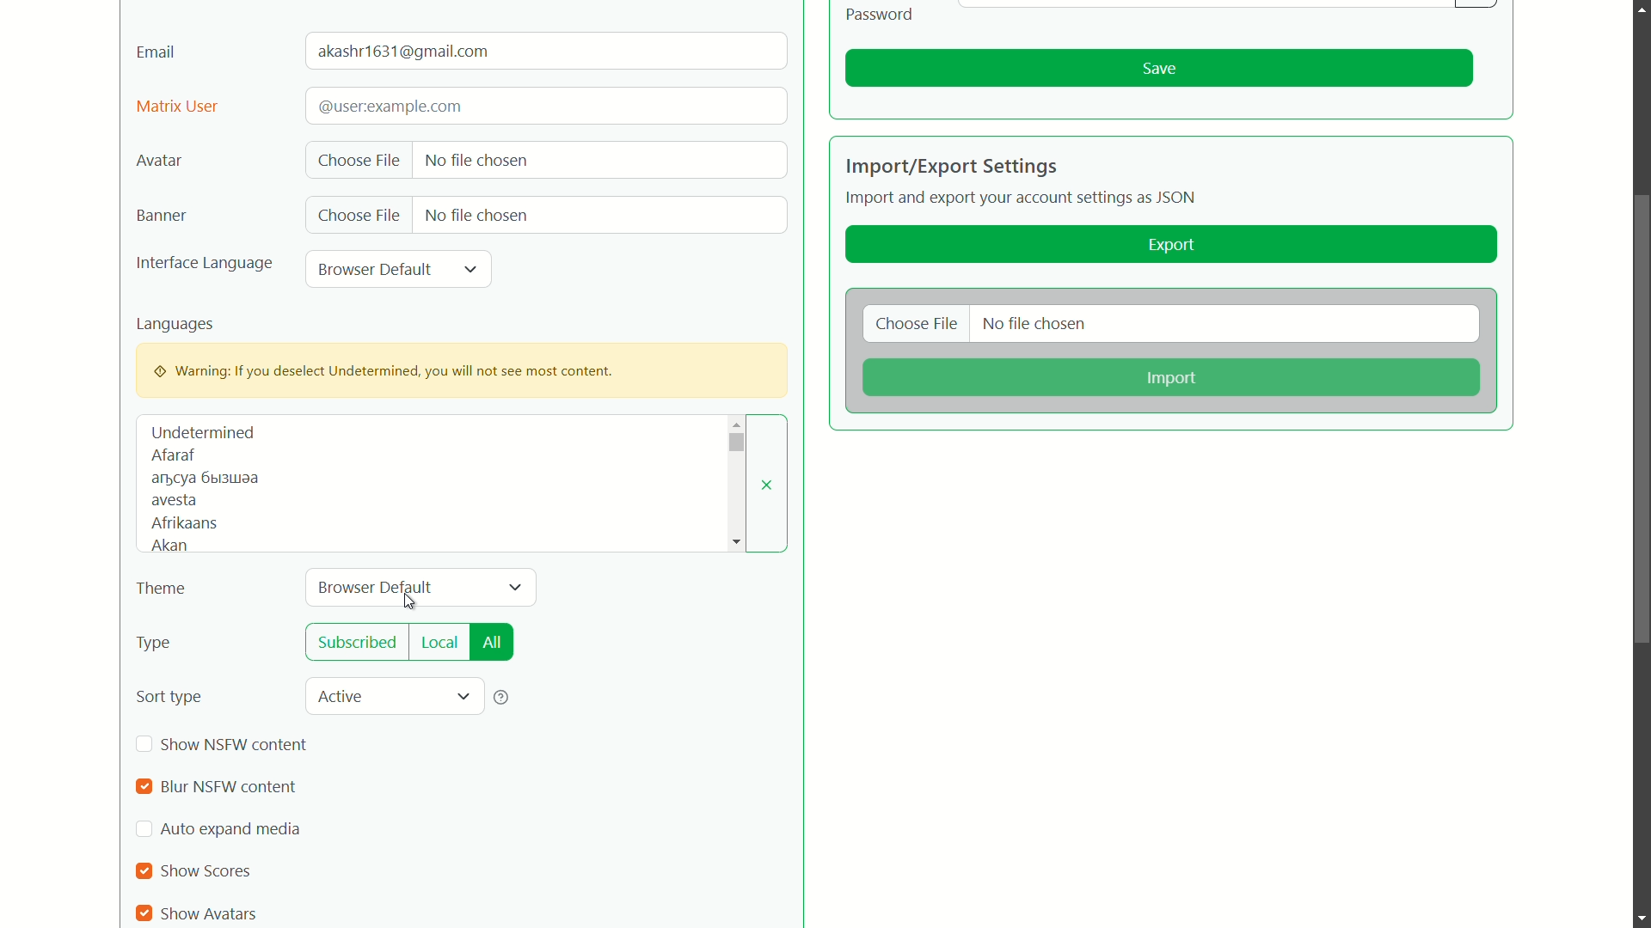 The image size is (1651, 928). I want to click on type, so click(154, 644).